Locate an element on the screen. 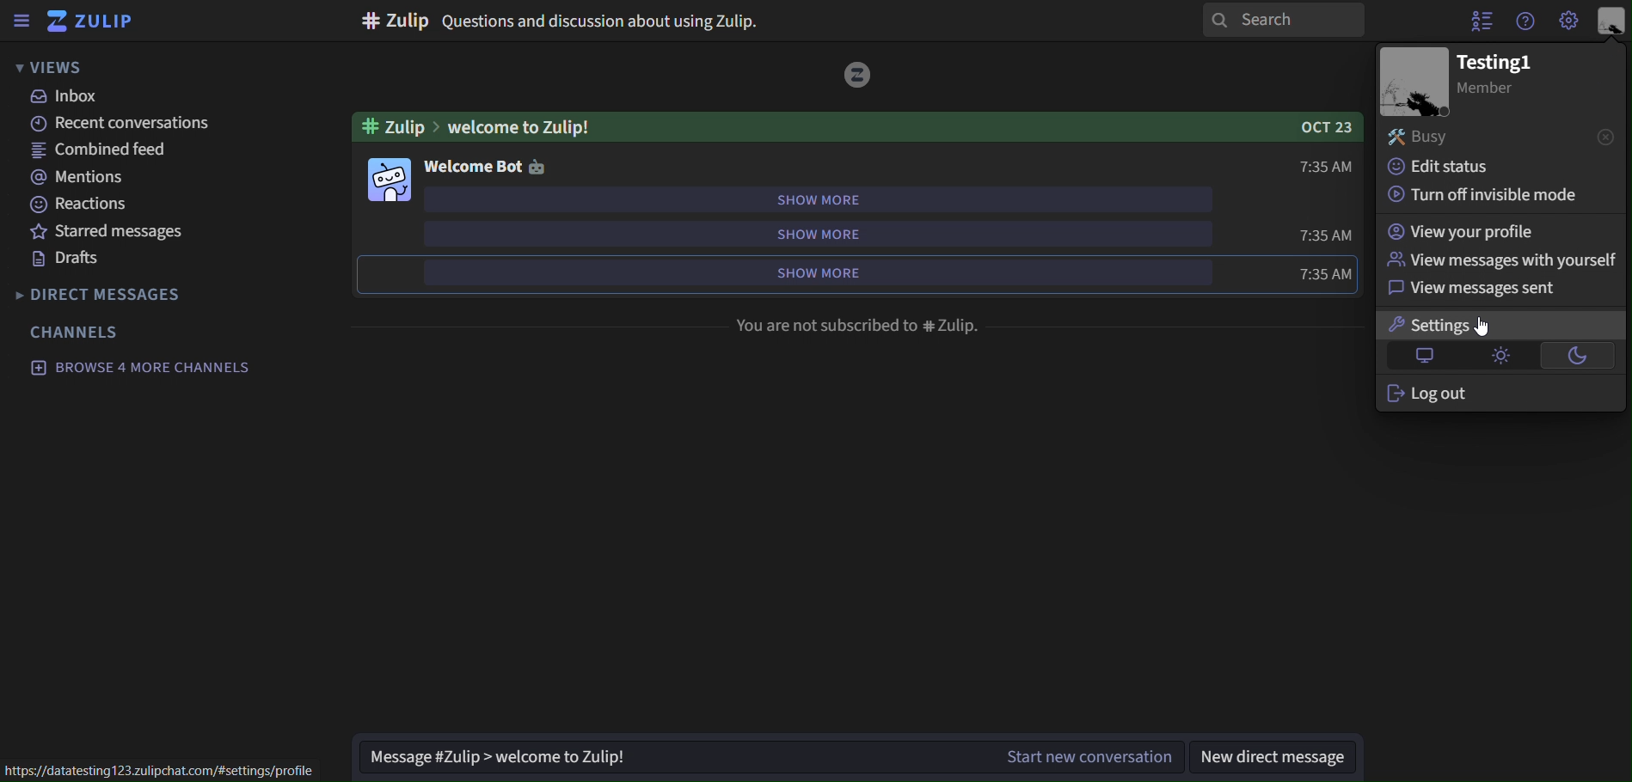 This screenshot has width=1632, height=782. Start new conversation is located at coordinates (1083, 757).